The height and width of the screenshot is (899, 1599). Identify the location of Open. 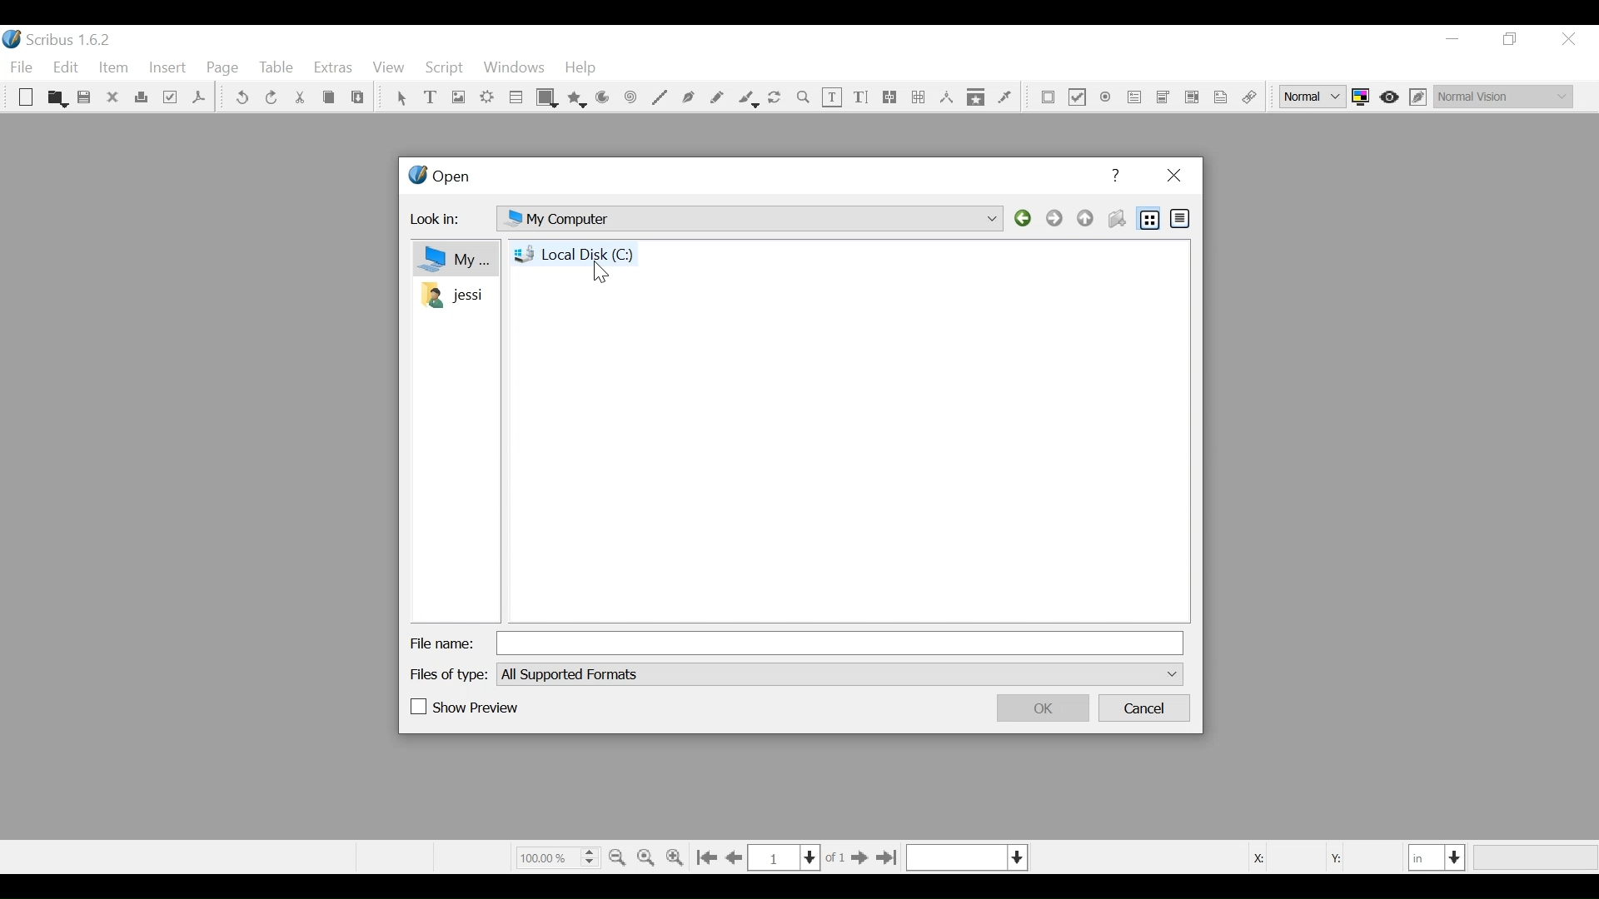
(56, 98).